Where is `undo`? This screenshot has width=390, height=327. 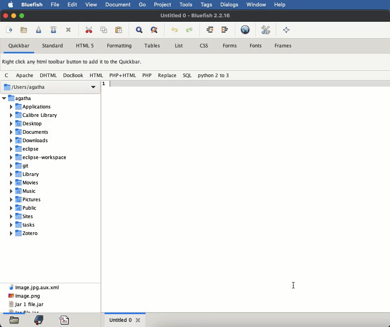 undo is located at coordinates (175, 30).